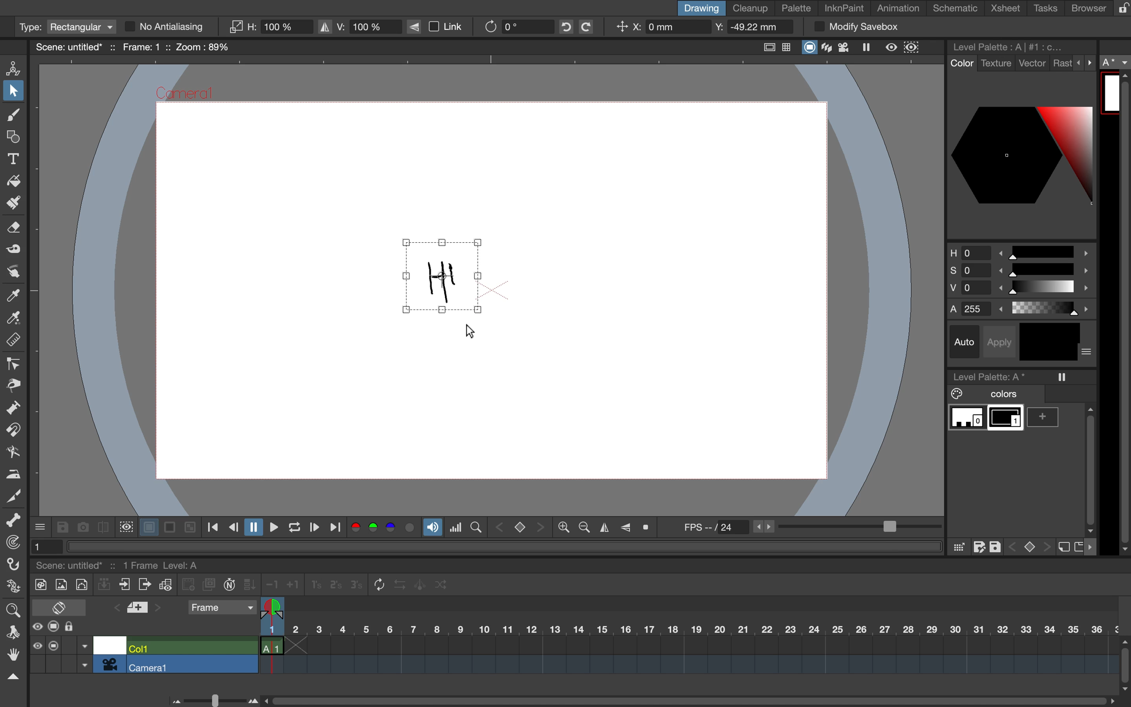  Describe the element at coordinates (844, 7) in the screenshot. I see `inknpaint` at that location.